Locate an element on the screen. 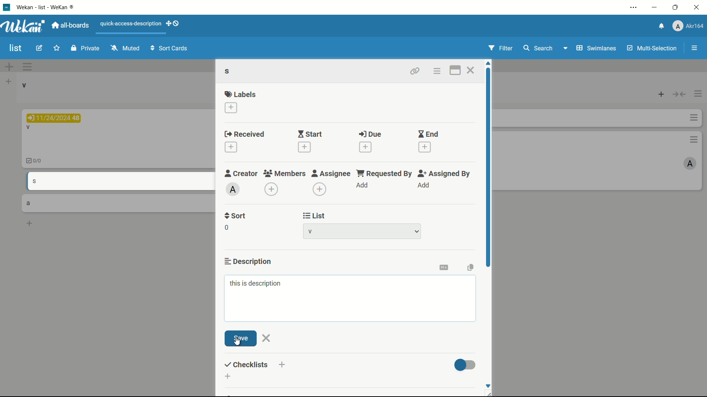  close app is located at coordinates (698, 8).